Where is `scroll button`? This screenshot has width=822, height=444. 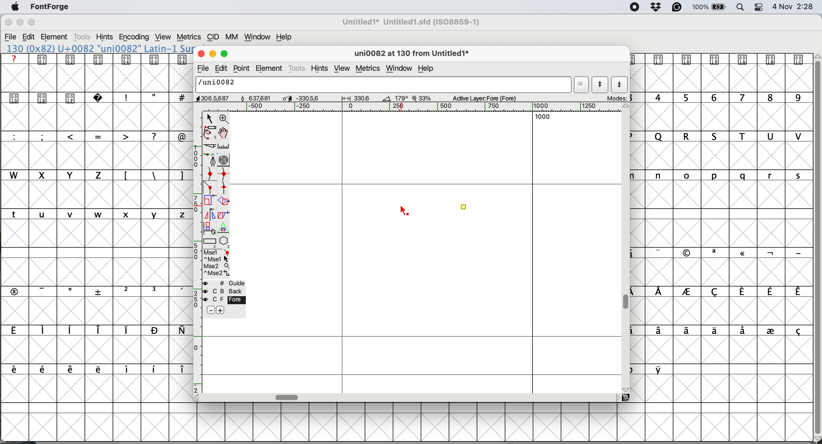
scroll button is located at coordinates (617, 397).